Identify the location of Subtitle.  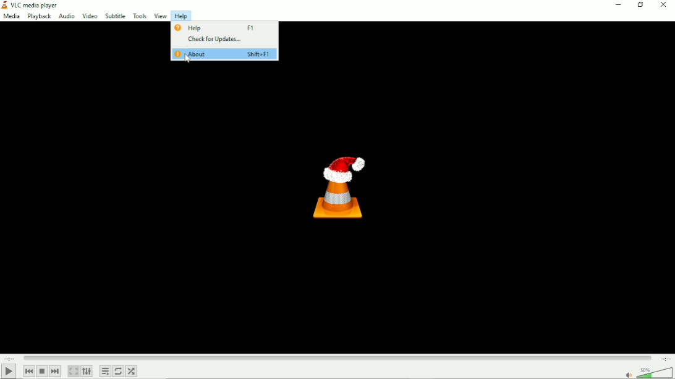
(114, 15).